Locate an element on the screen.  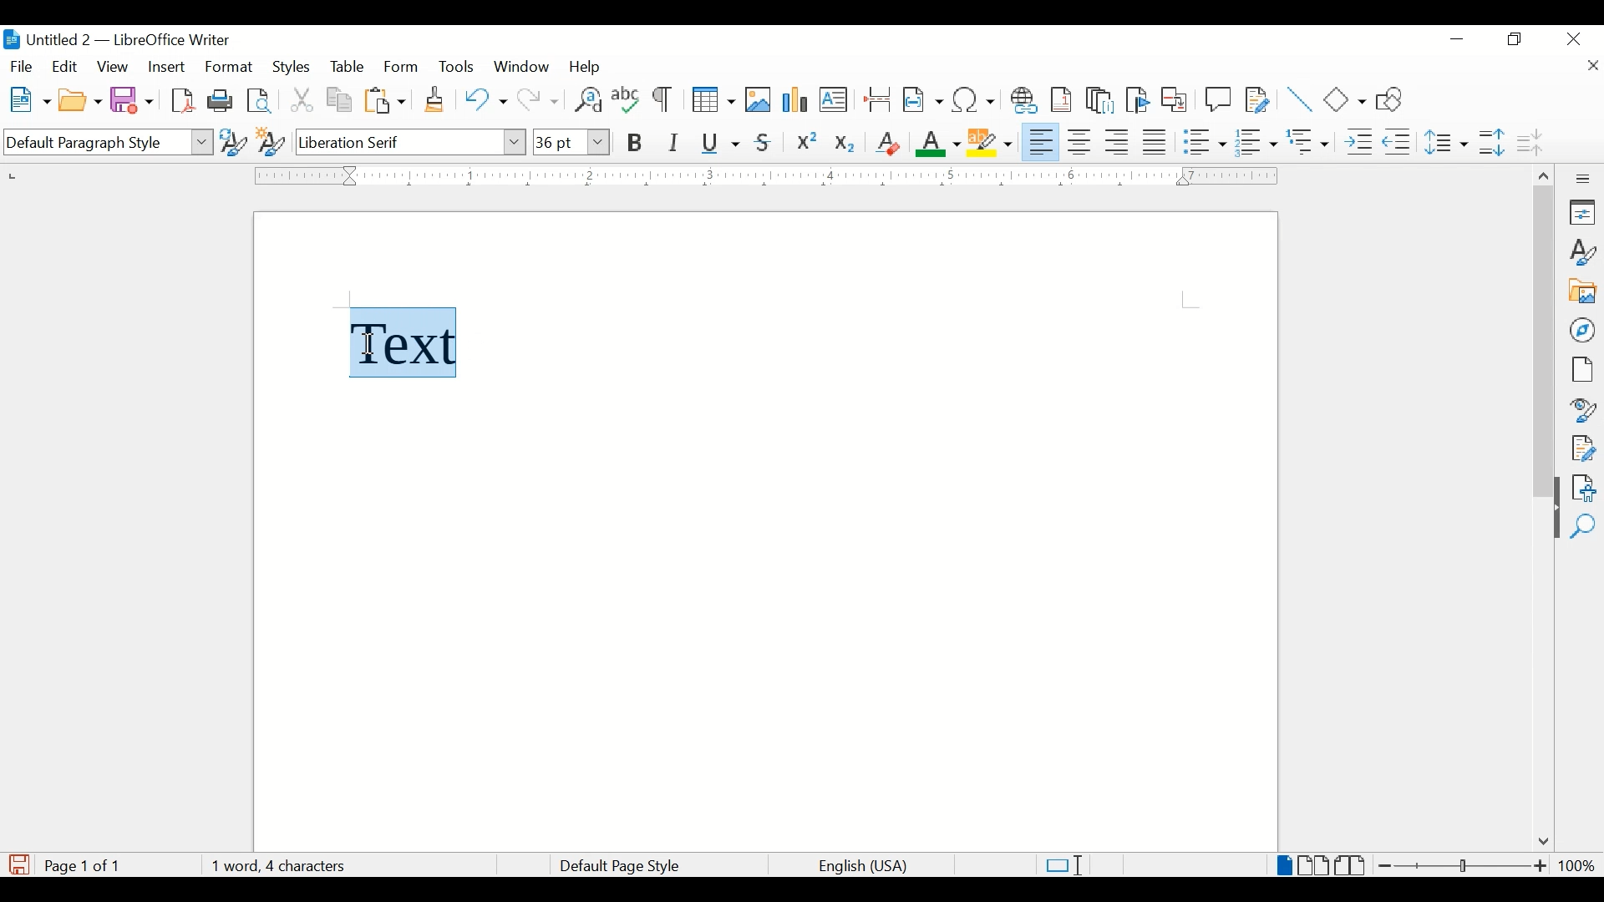
italic is located at coordinates (674, 143).